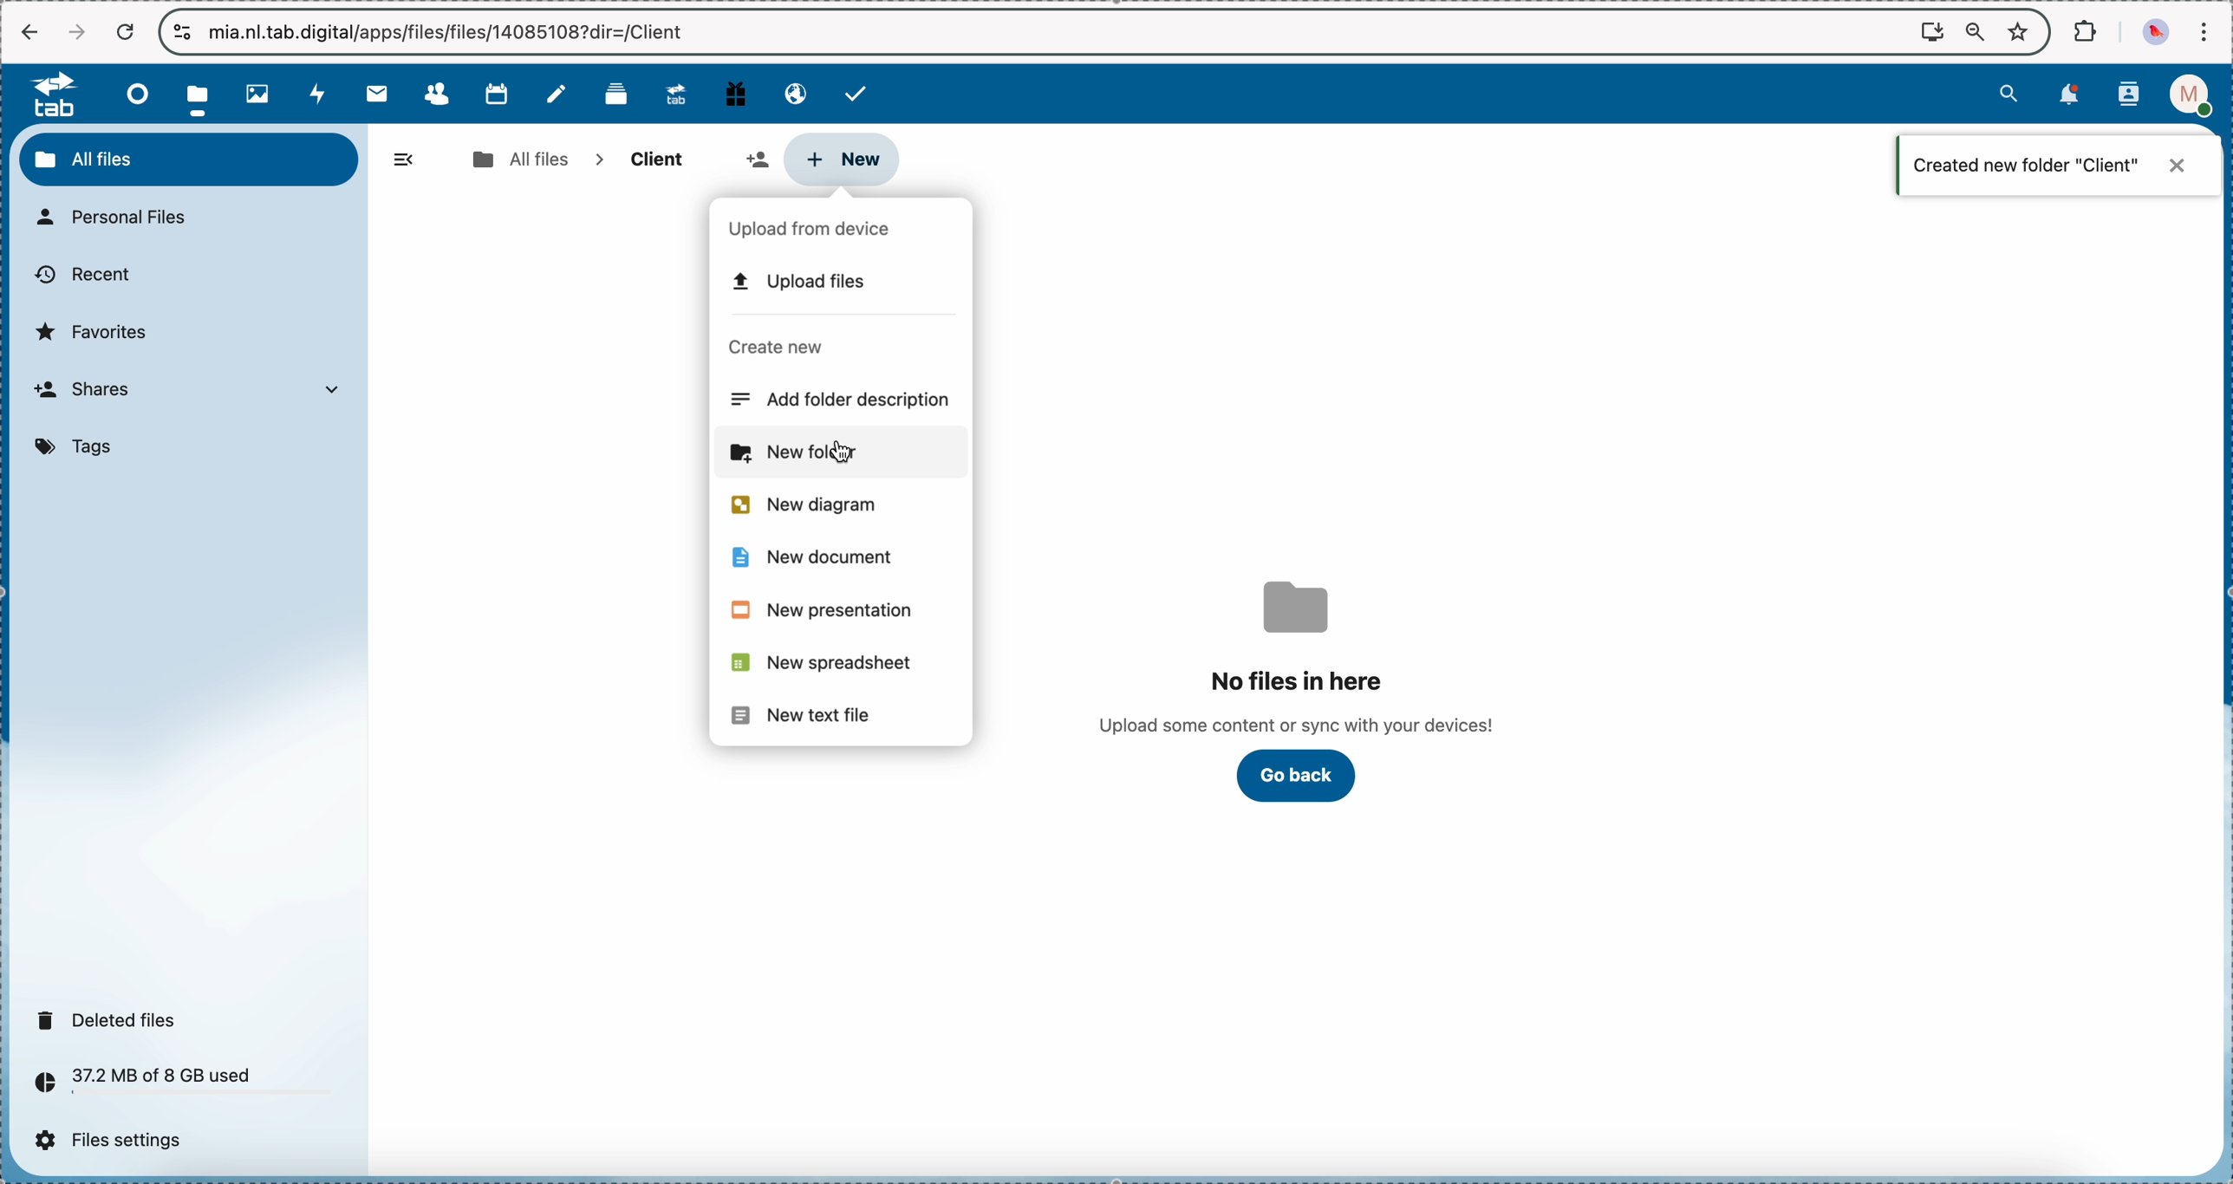 The width and height of the screenshot is (2233, 1184). What do you see at coordinates (2087, 29) in the screenshot?
I see `extensions` at bounding box center [2087, 29].